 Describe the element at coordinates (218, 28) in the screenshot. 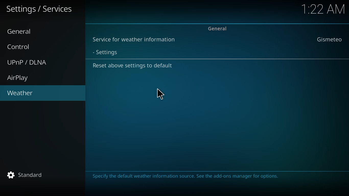

I see `general` at that location.